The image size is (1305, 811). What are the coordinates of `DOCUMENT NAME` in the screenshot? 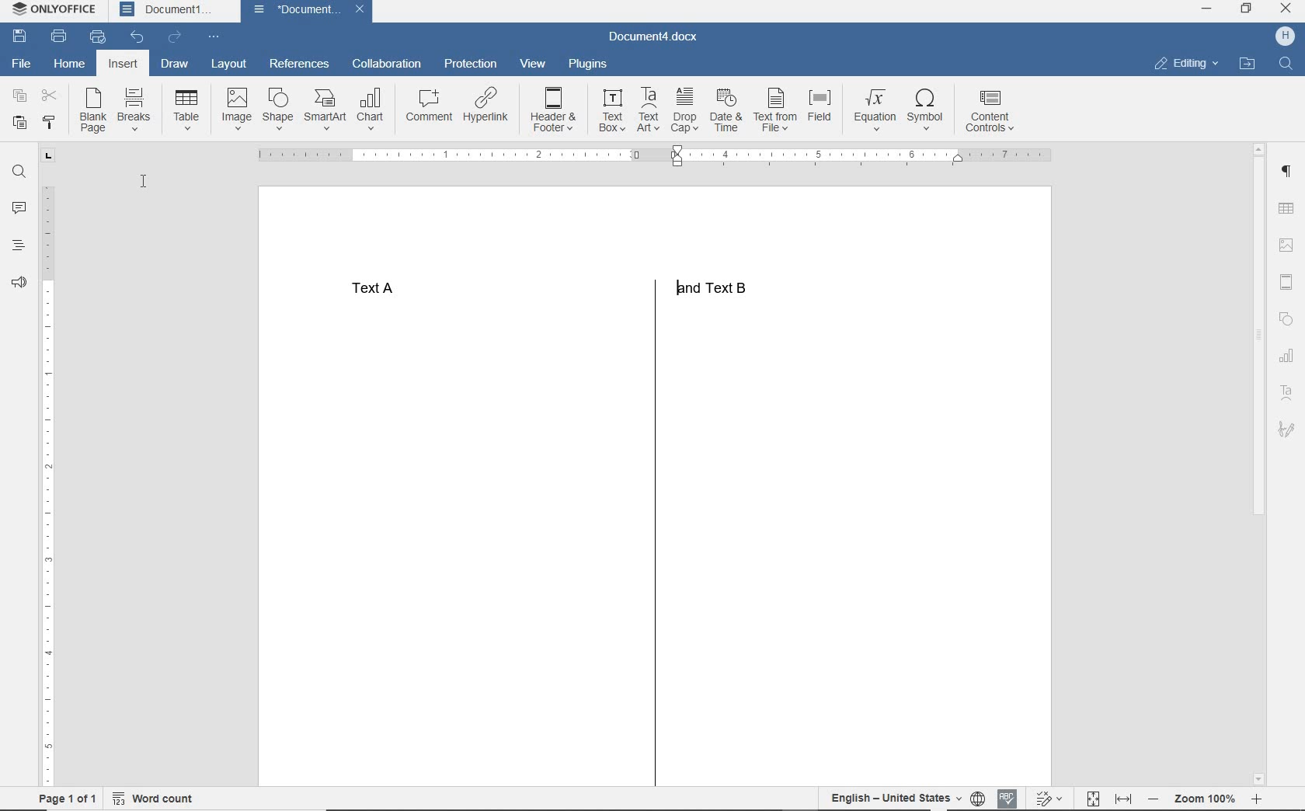 It's located at (653, 38).